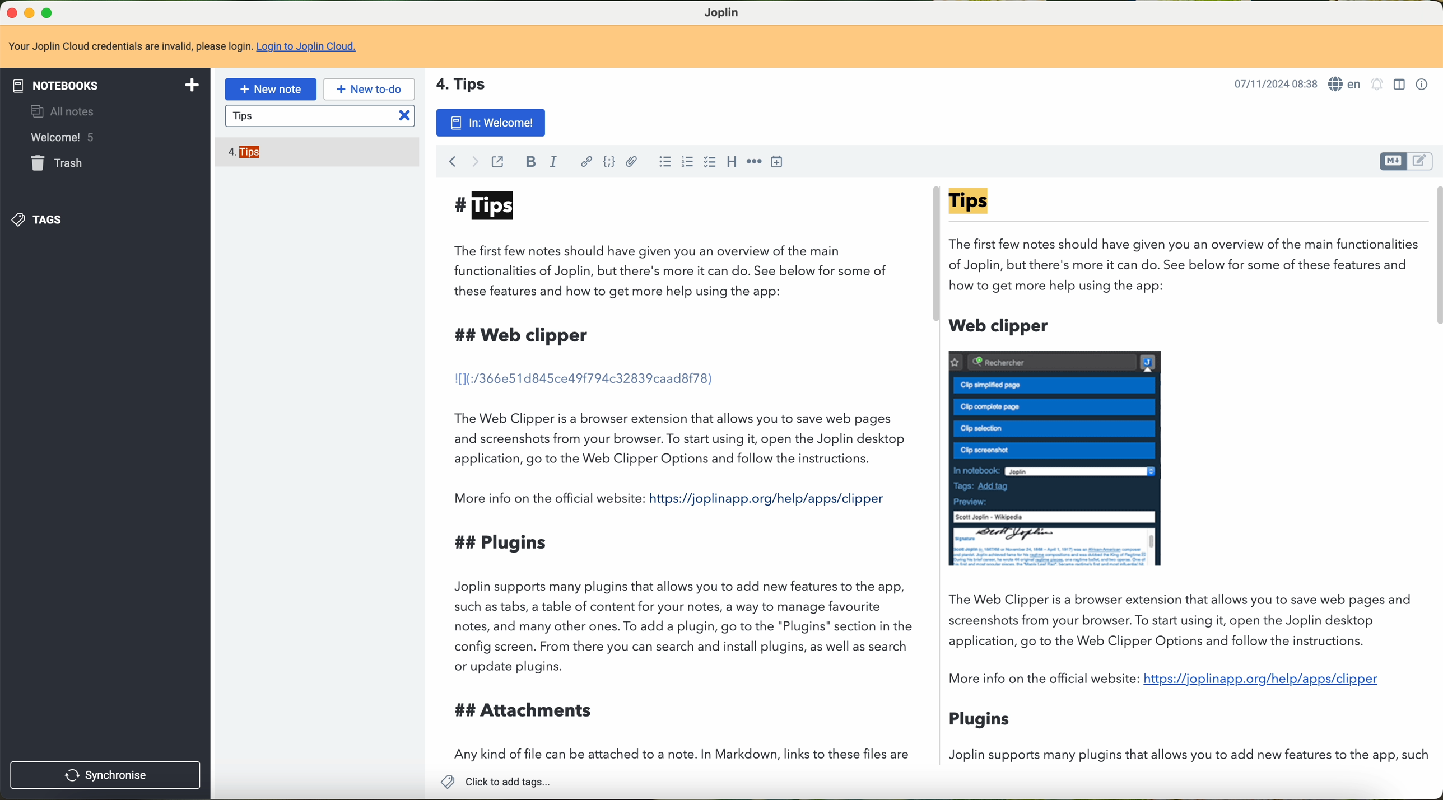  What do you see at coordinates (104, 85) in the screenshot?
I see `notebooks` at bounding box center [104, 85].